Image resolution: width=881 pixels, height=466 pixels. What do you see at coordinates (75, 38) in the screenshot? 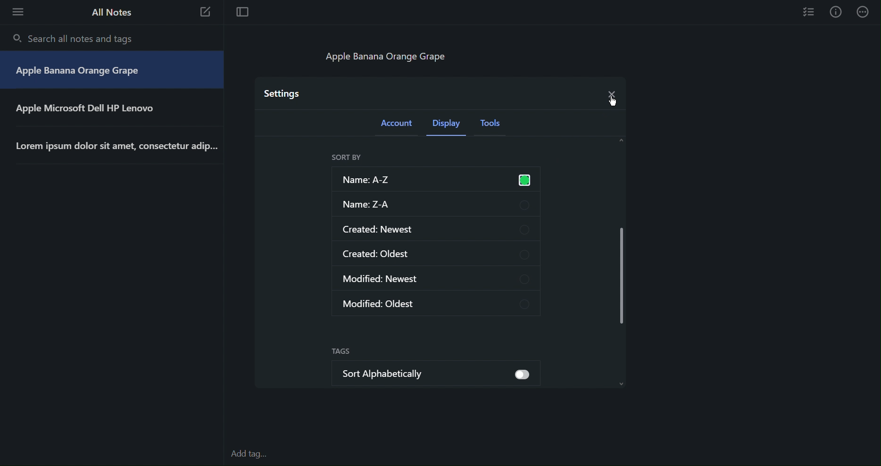
I see `Search all notes and tags` at bounding box center [75, 38].